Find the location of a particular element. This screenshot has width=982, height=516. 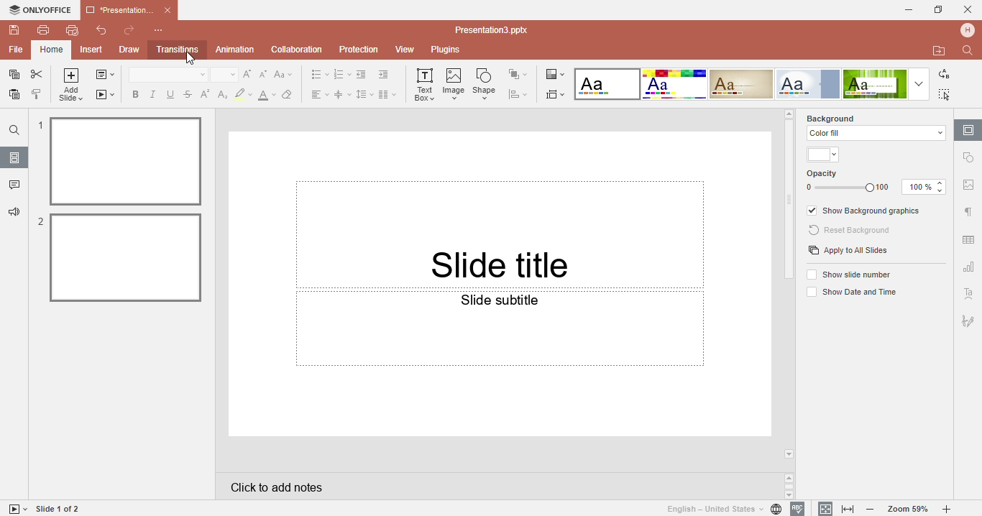

arrow down is located at coordinates (790, 454).